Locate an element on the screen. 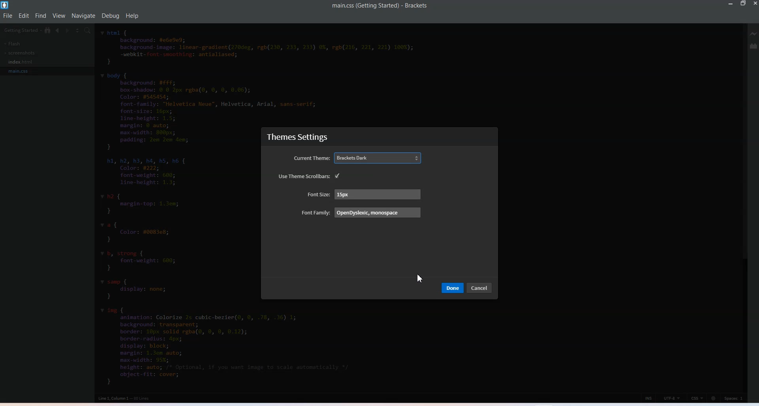 This screenshot has height=406, width=759. OpenDyslexic, monospace is located at coordinates (379, 212).